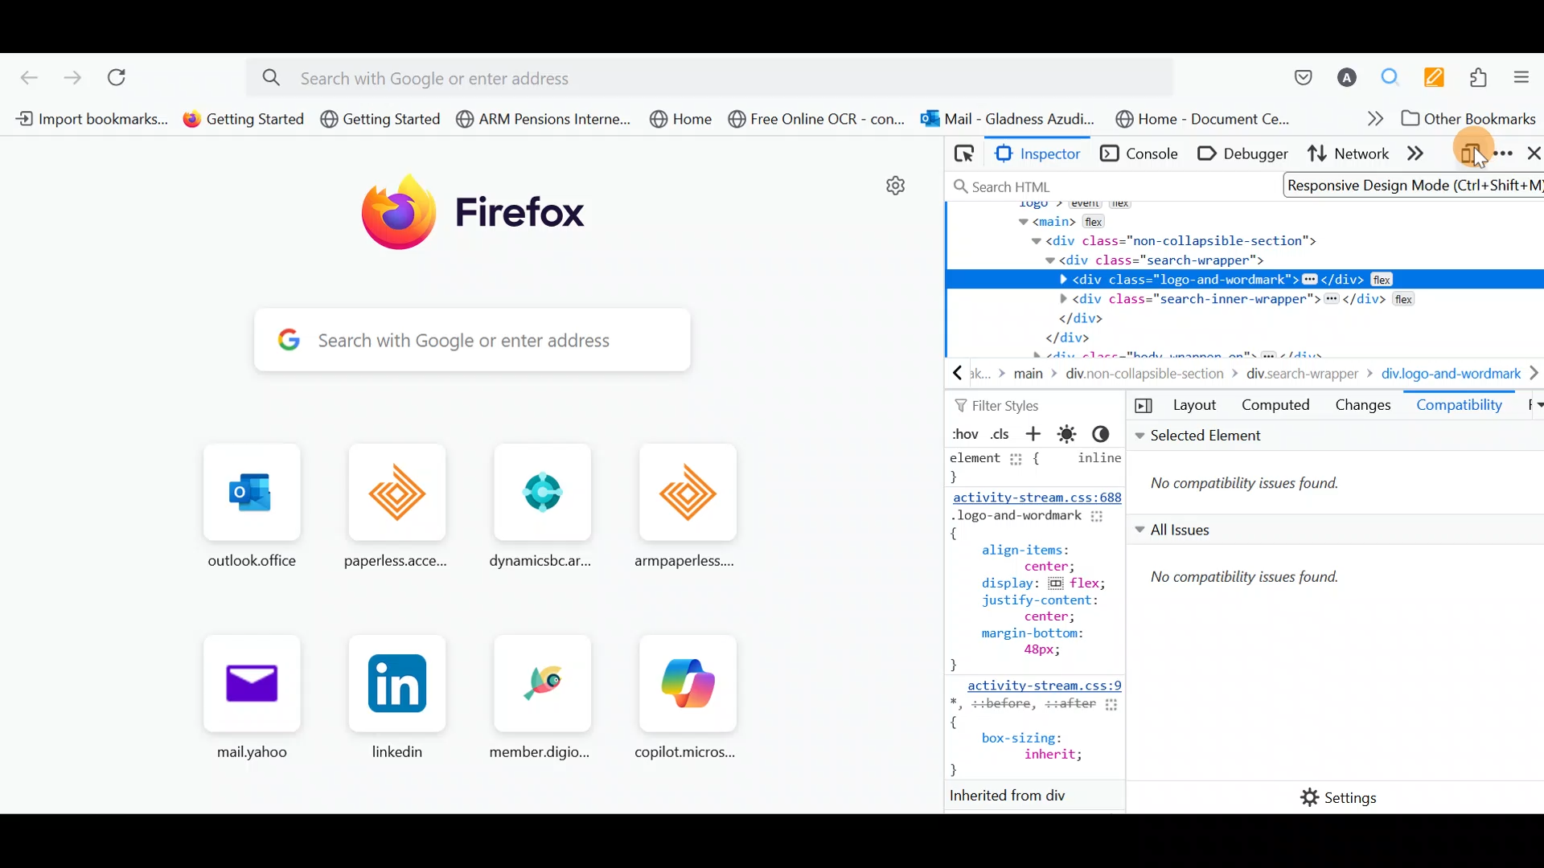 This screenshot has width=1544, height=868. Describe the element at coordinates (721, 75) in the screenshot. I see `Search bar` at that location.